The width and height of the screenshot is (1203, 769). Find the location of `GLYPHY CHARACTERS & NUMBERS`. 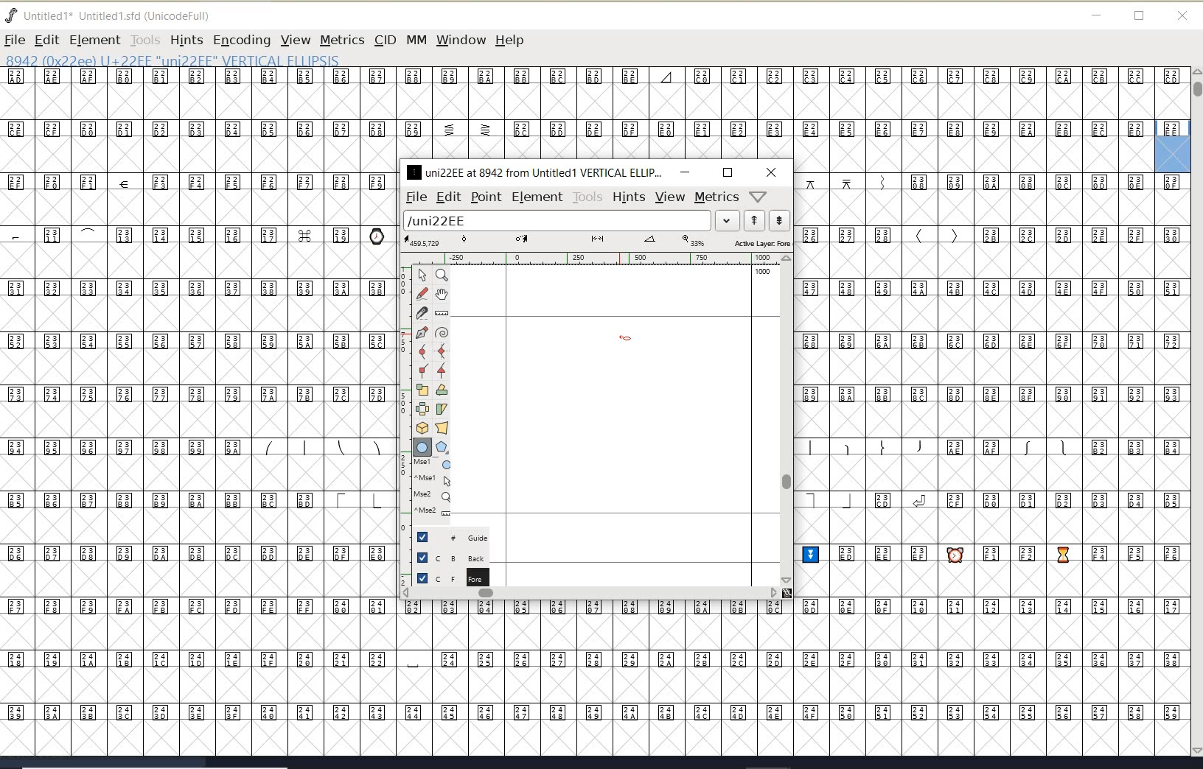

GLYPHY CHARACTERS & NUMBERS is located at coordinates (576, 113).